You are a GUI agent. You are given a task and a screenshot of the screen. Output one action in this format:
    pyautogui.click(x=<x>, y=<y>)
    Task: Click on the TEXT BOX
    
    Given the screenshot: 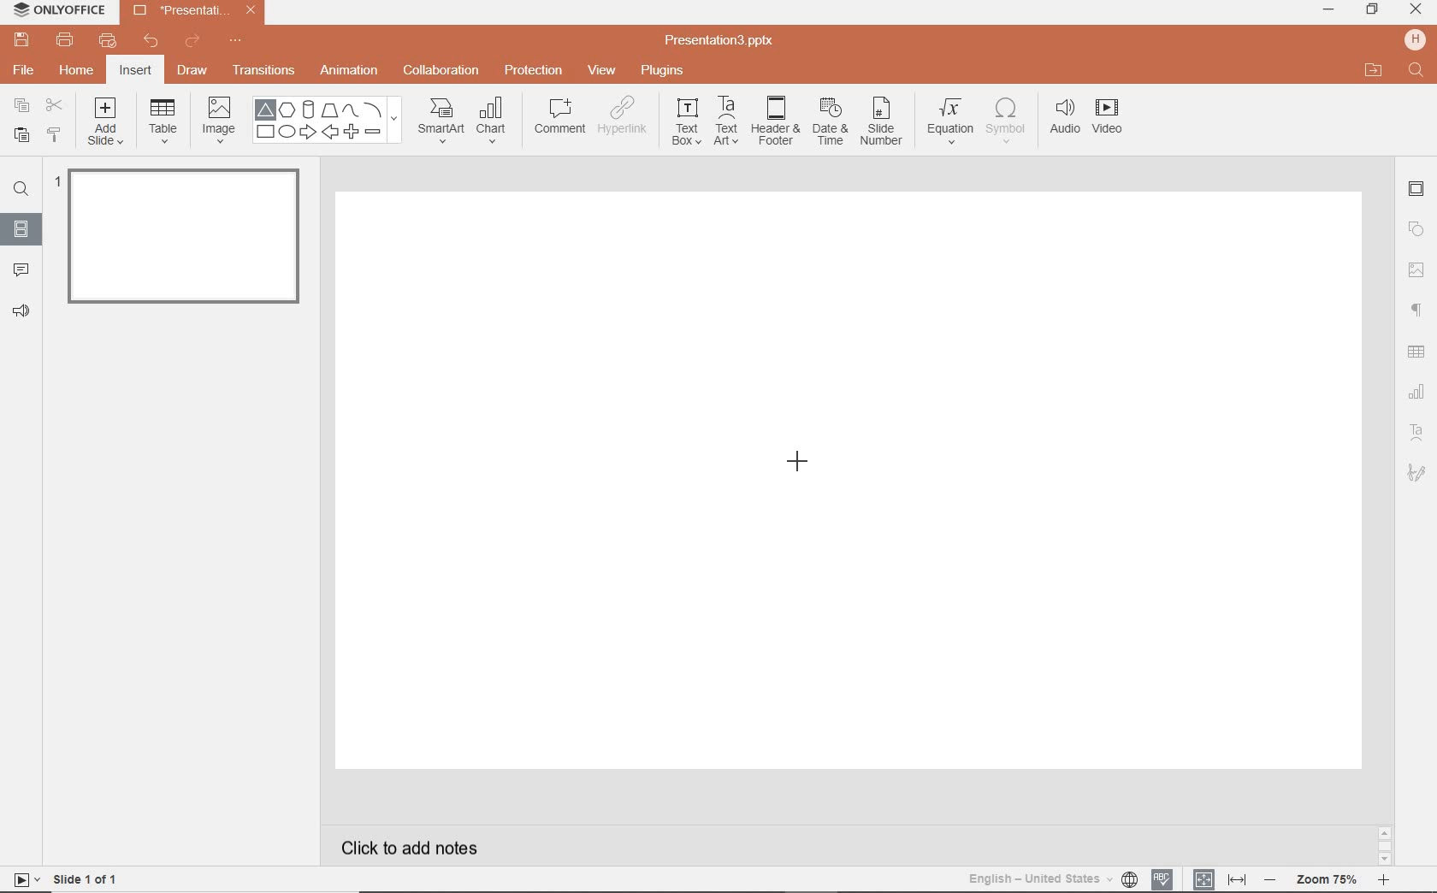 What is the action you would take?
    pyautogui.click(x=685, y=121)
    